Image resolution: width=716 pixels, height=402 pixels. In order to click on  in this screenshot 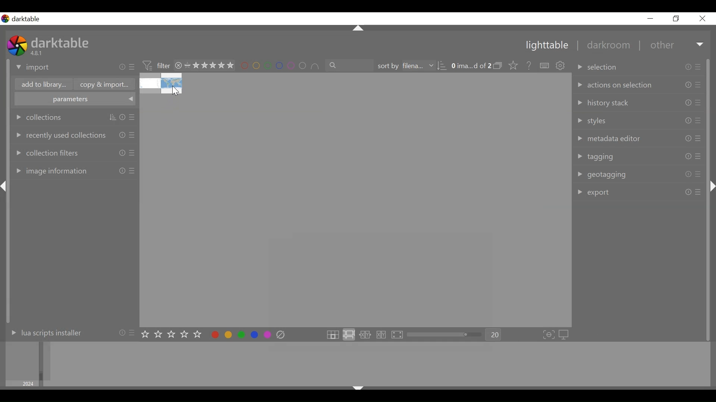, I will do `click(677, 18)`.